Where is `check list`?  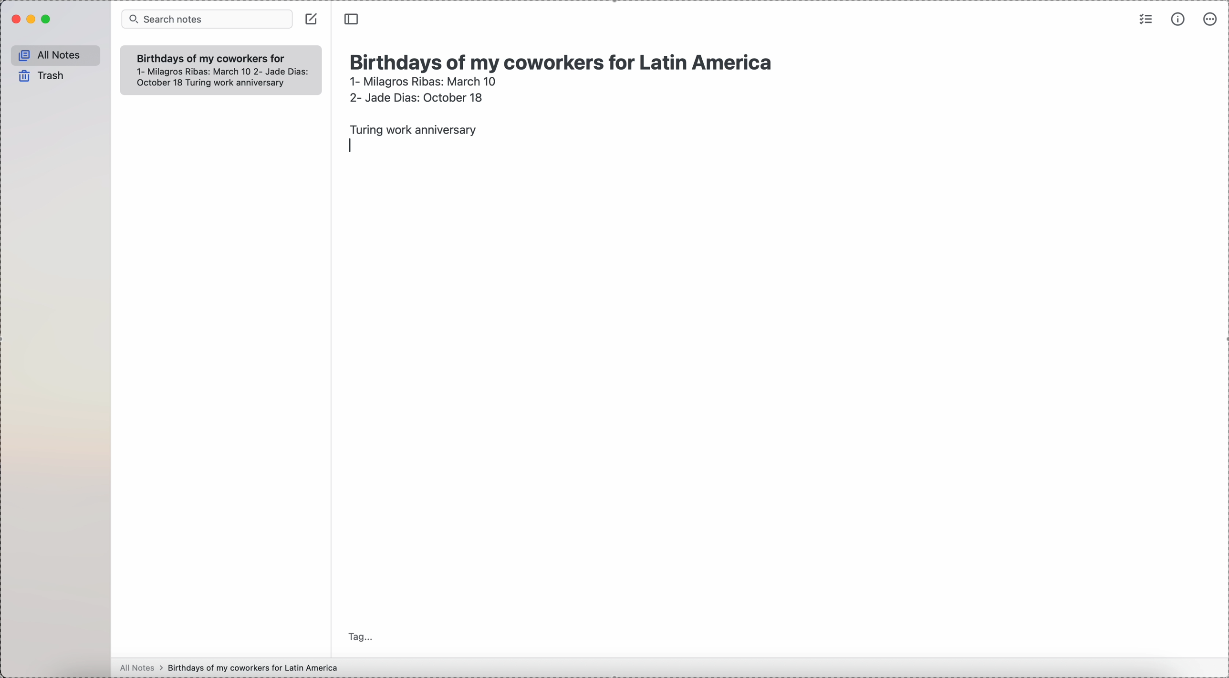
check list is located at coordinates (1145, 19).